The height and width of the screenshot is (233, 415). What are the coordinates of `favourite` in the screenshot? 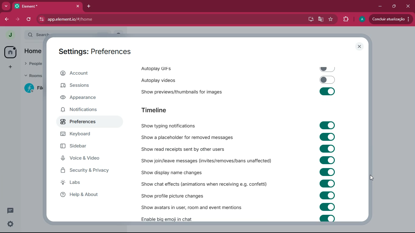 It's located at (330, 20).